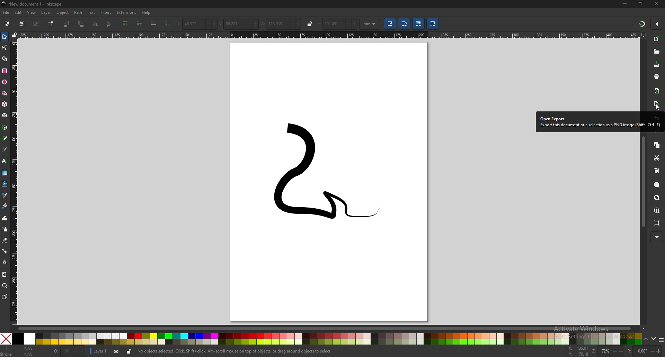 This screenshot has width=665, height=357. I want to click on rotate 90 degree cw, so click(81, 24).